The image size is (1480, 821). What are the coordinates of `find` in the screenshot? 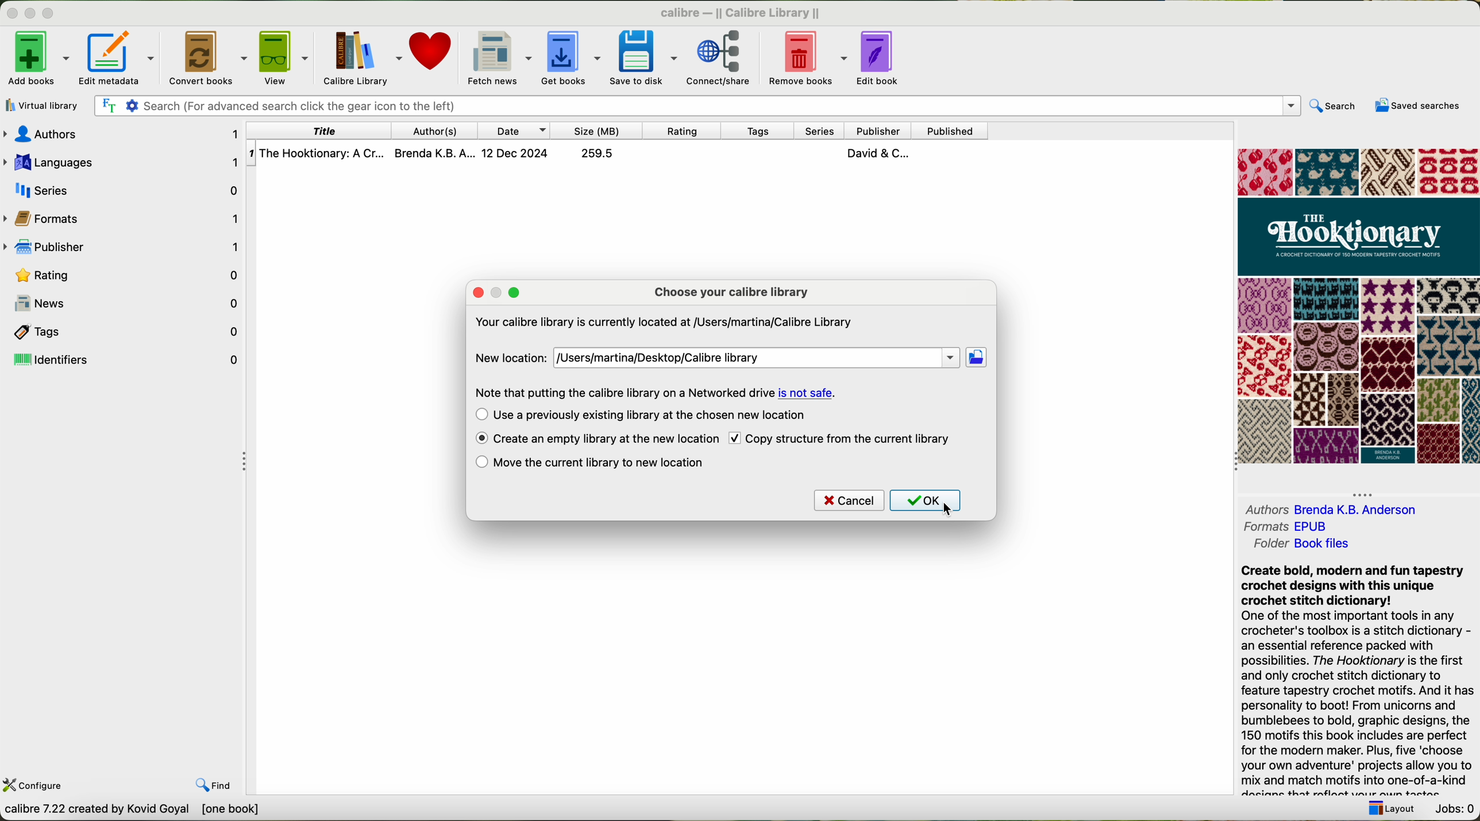 It's located at (213, 785).